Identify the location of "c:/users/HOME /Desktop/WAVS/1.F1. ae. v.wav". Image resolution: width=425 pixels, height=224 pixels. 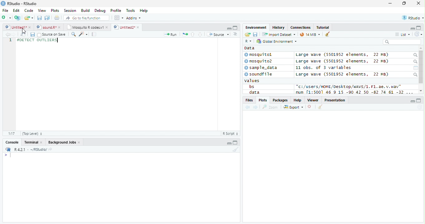
(349, 86).